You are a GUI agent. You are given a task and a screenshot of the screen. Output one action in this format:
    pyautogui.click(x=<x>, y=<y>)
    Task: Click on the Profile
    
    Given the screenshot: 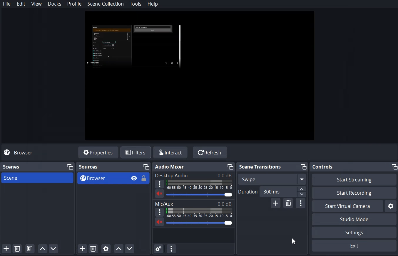 What is the action you would take?
    pyautogui.click(x=74, y=4)
    